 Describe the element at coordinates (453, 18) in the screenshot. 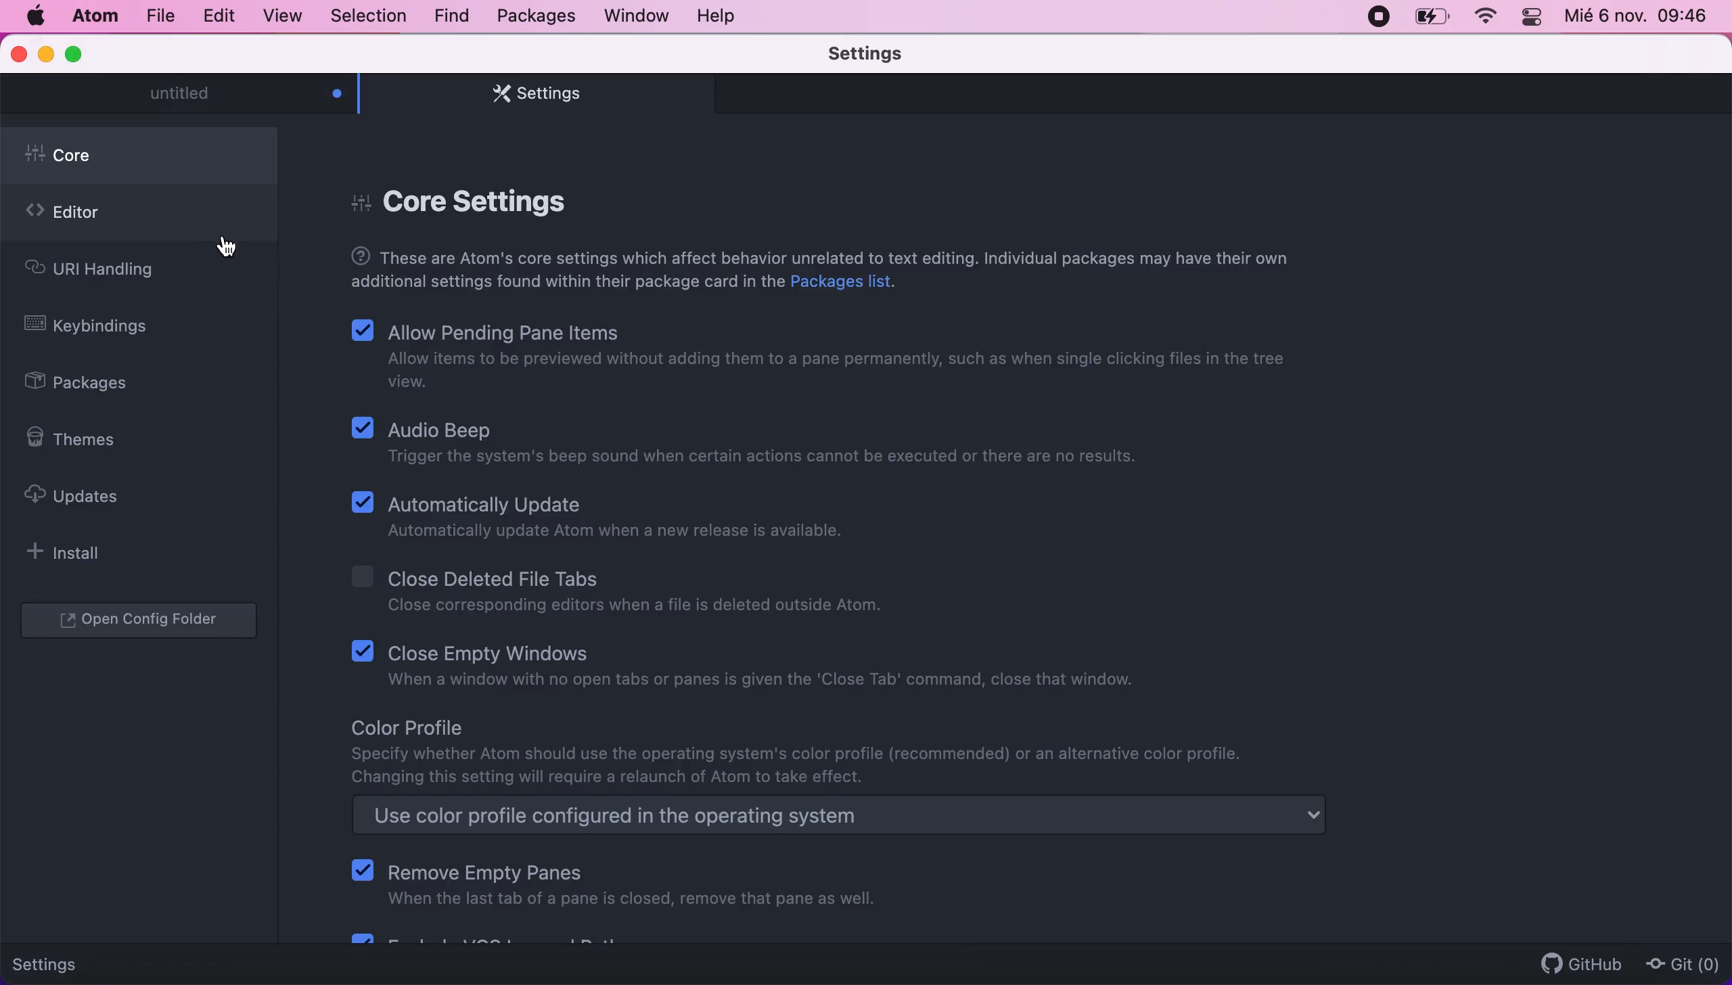

I see `find` at that location.